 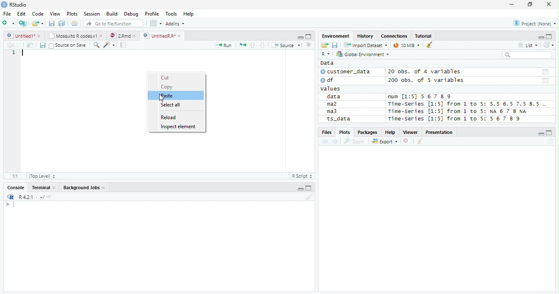 I want to click on List, so click(x=527, y=45).